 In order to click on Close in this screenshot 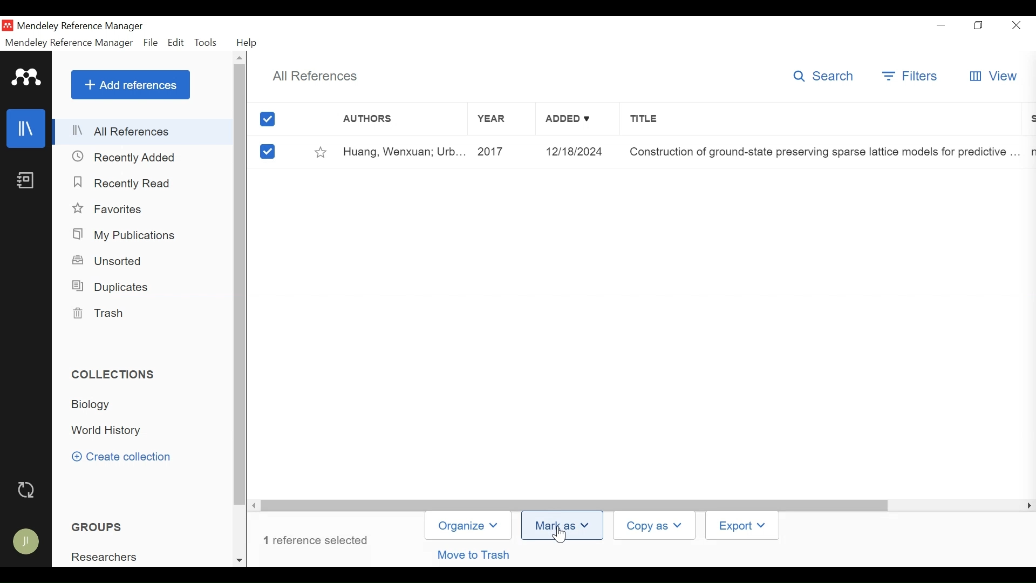, I will do `click(1017, 25)`.